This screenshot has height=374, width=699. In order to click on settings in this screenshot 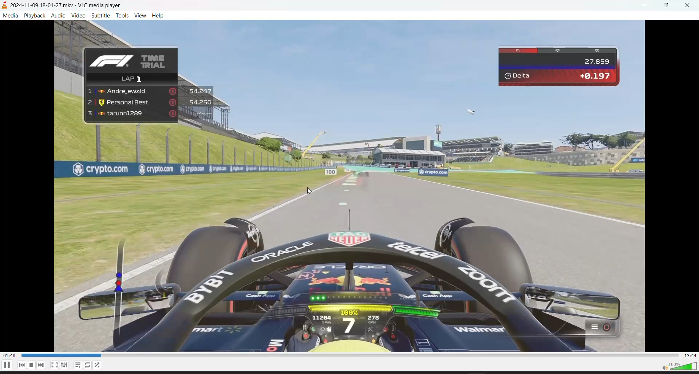, I will do `click(65, 365)`.